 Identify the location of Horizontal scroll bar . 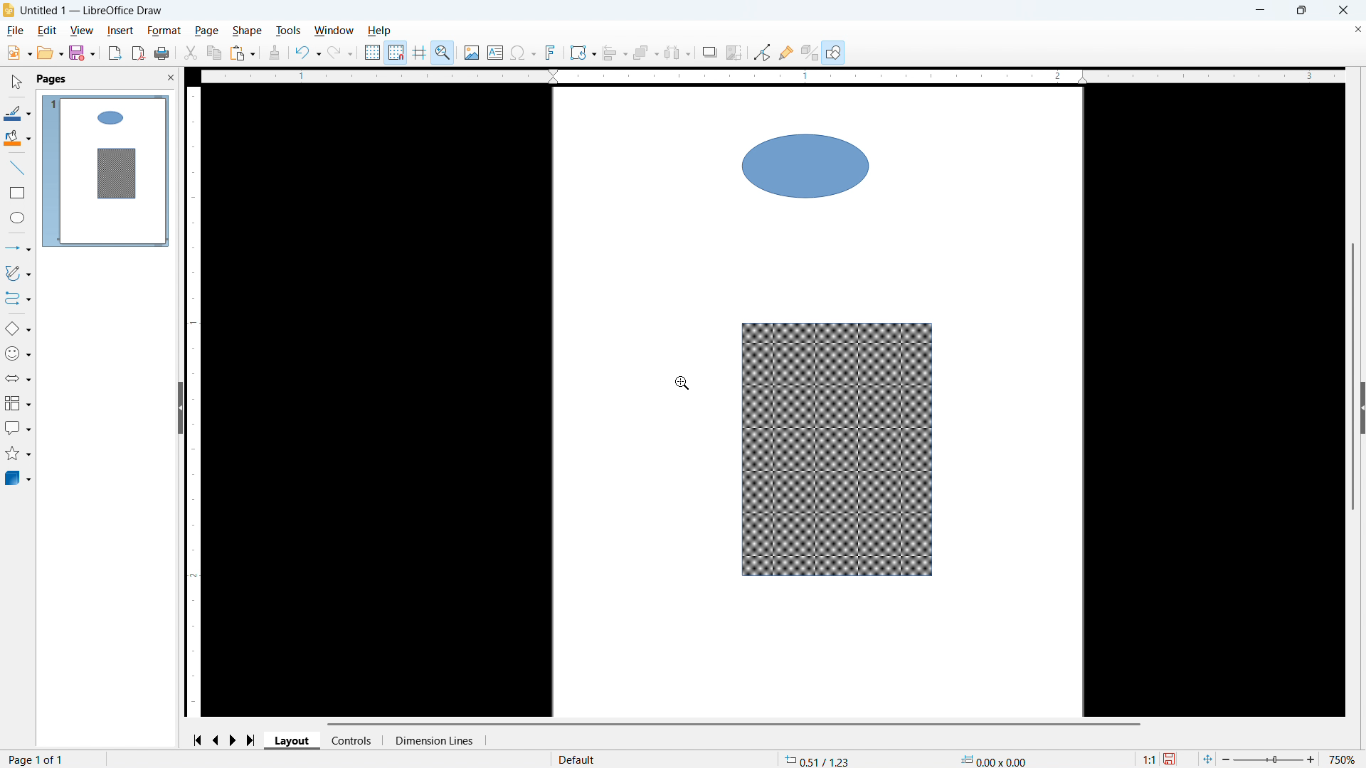
(734, 724).